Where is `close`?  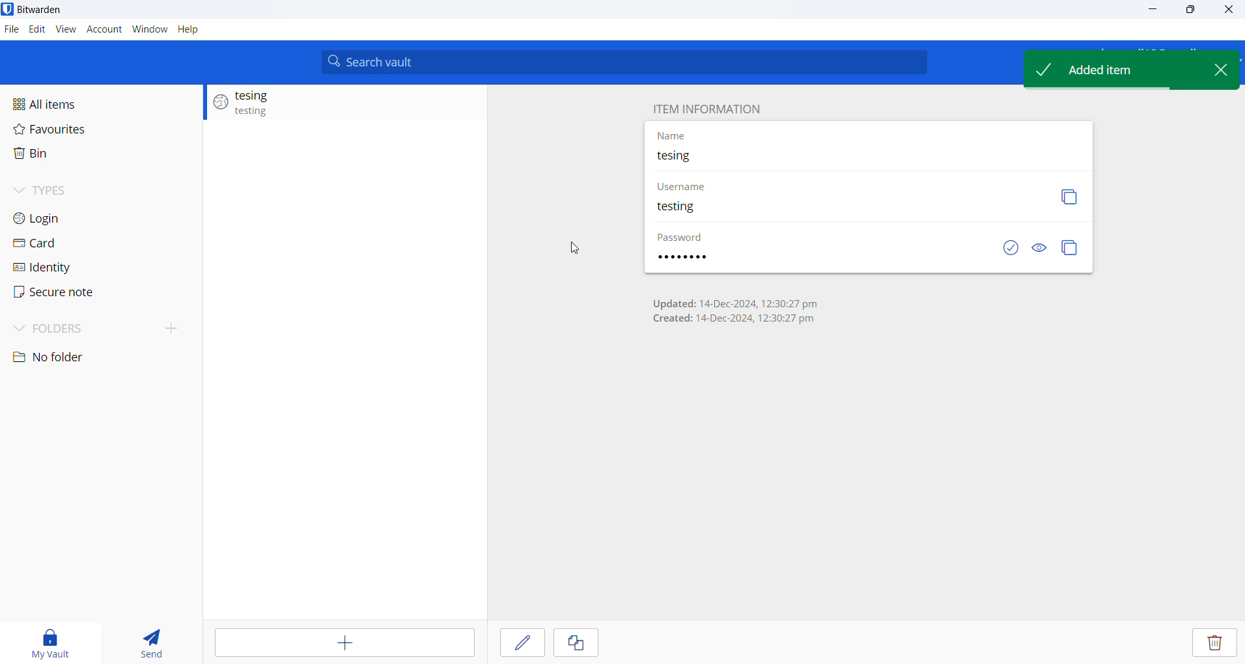
close is located at coordinates (1229, 10).